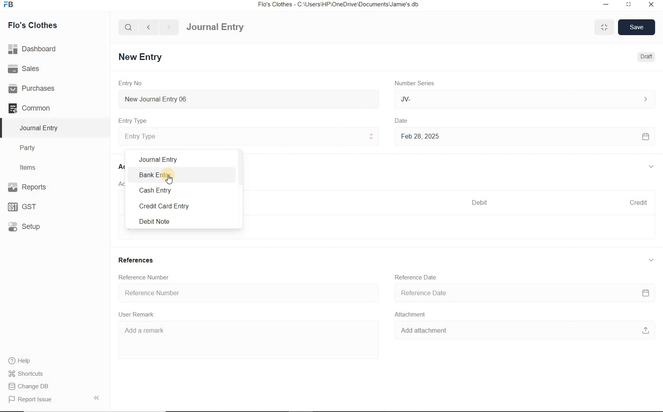  What do you see at coordinates (142, 56) in the screenshot?
I see `New Entry` at bounding box center [142, 56].